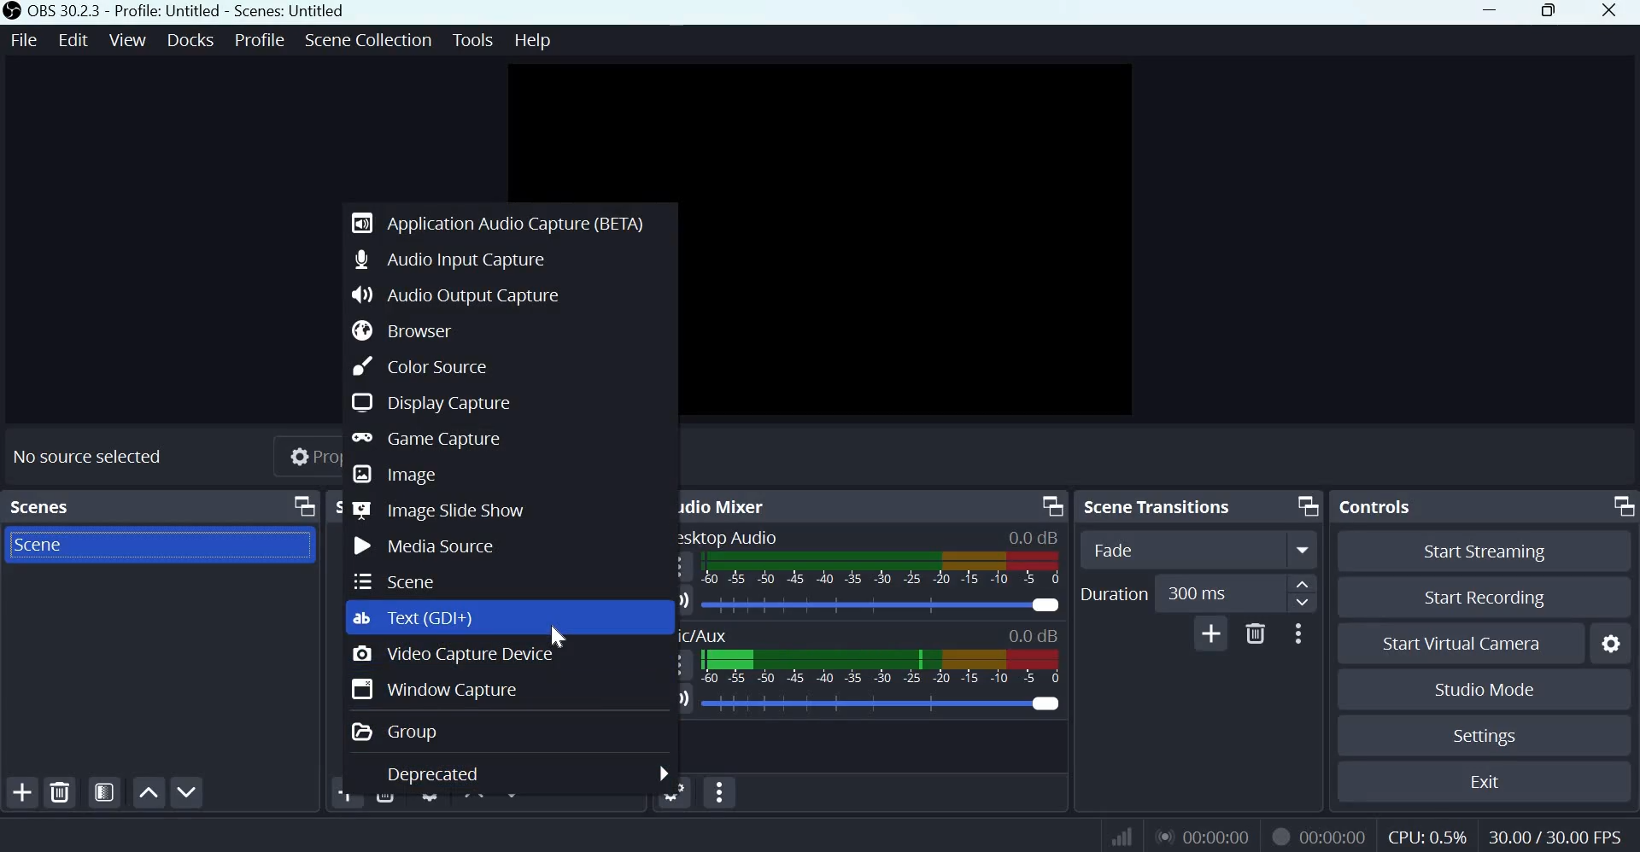 The width and height of the screenshot is (1640, 852). Describe the element at coordinates (104, 793) in the screenshot. I see `Open scene filters` at that location.